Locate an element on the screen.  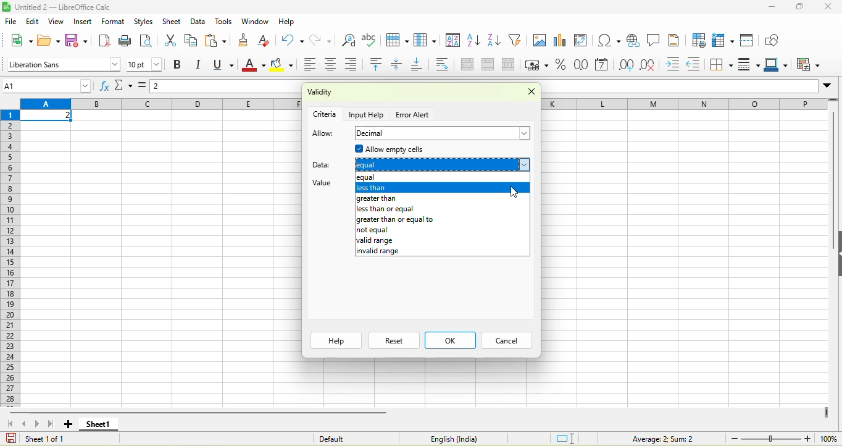
define print area is located at coordinates (698, 40).